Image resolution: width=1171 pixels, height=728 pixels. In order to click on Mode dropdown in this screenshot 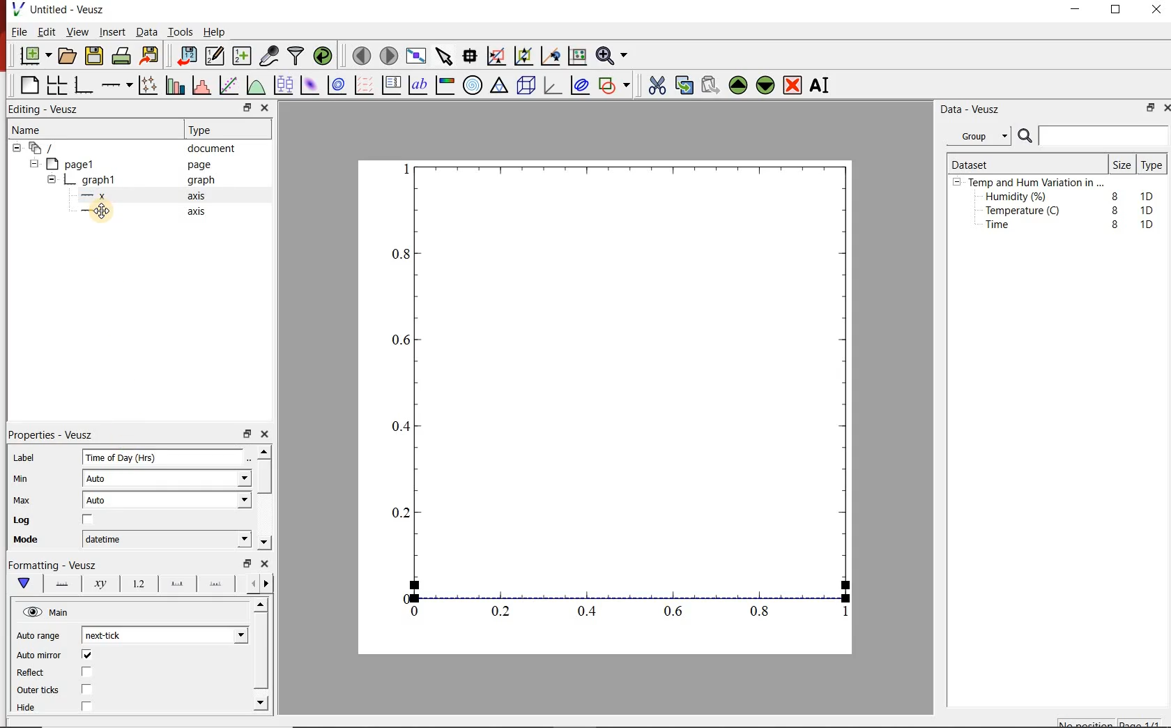, I will do `click(228, 539)`.